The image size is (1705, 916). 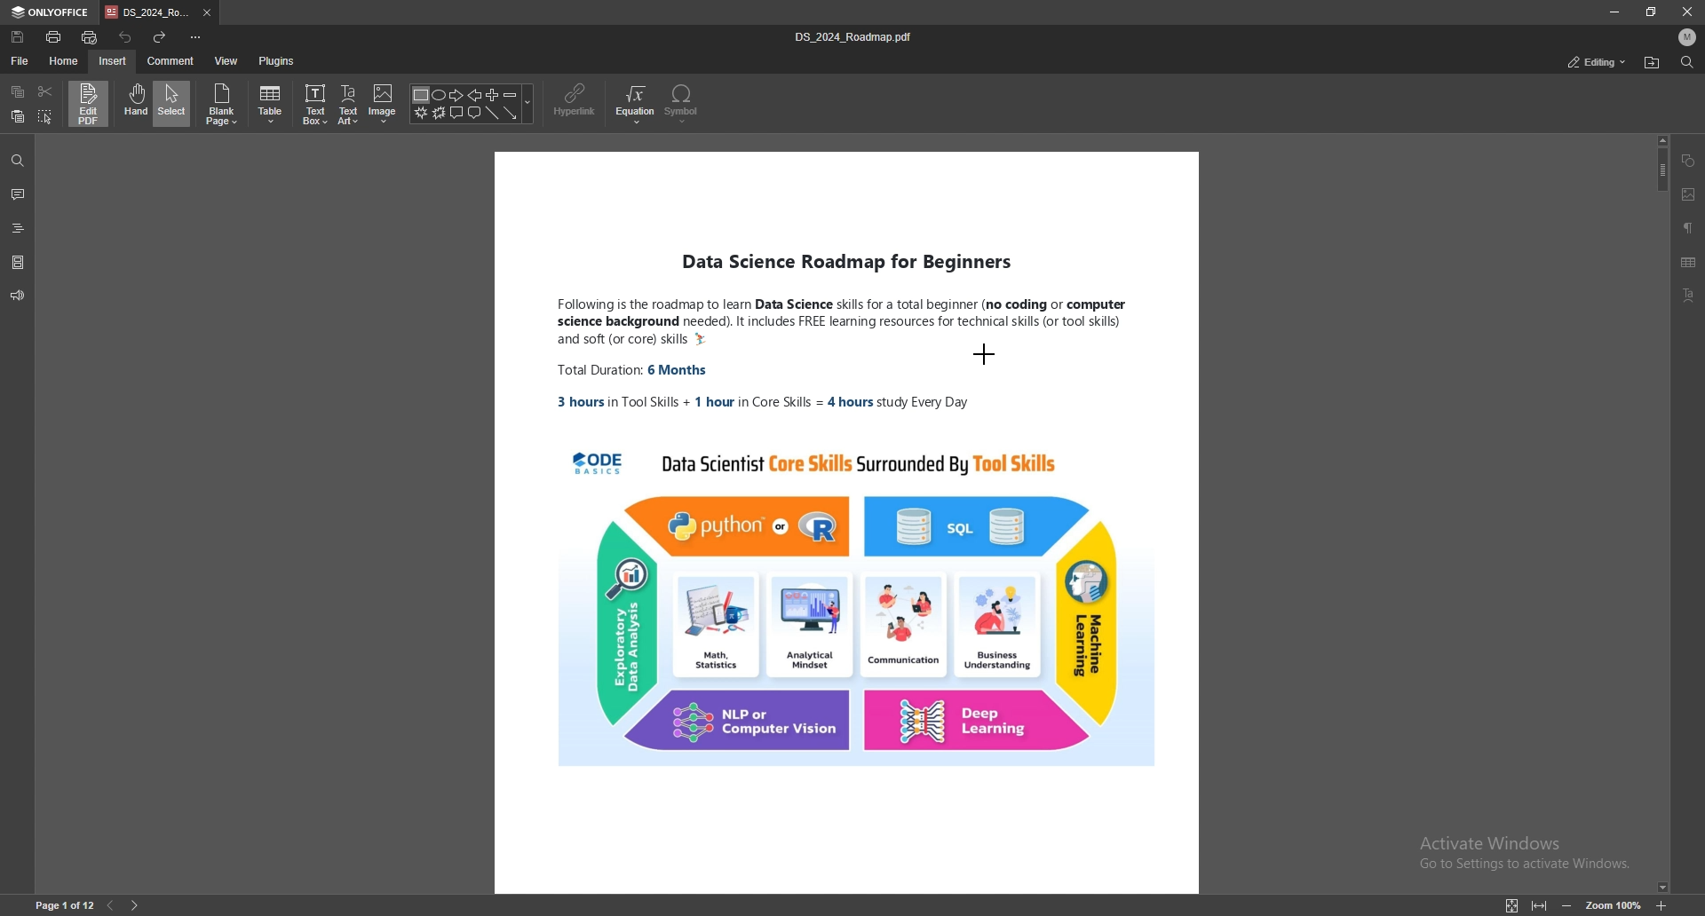 I want to click on cursor, so click(x=989, y=359).